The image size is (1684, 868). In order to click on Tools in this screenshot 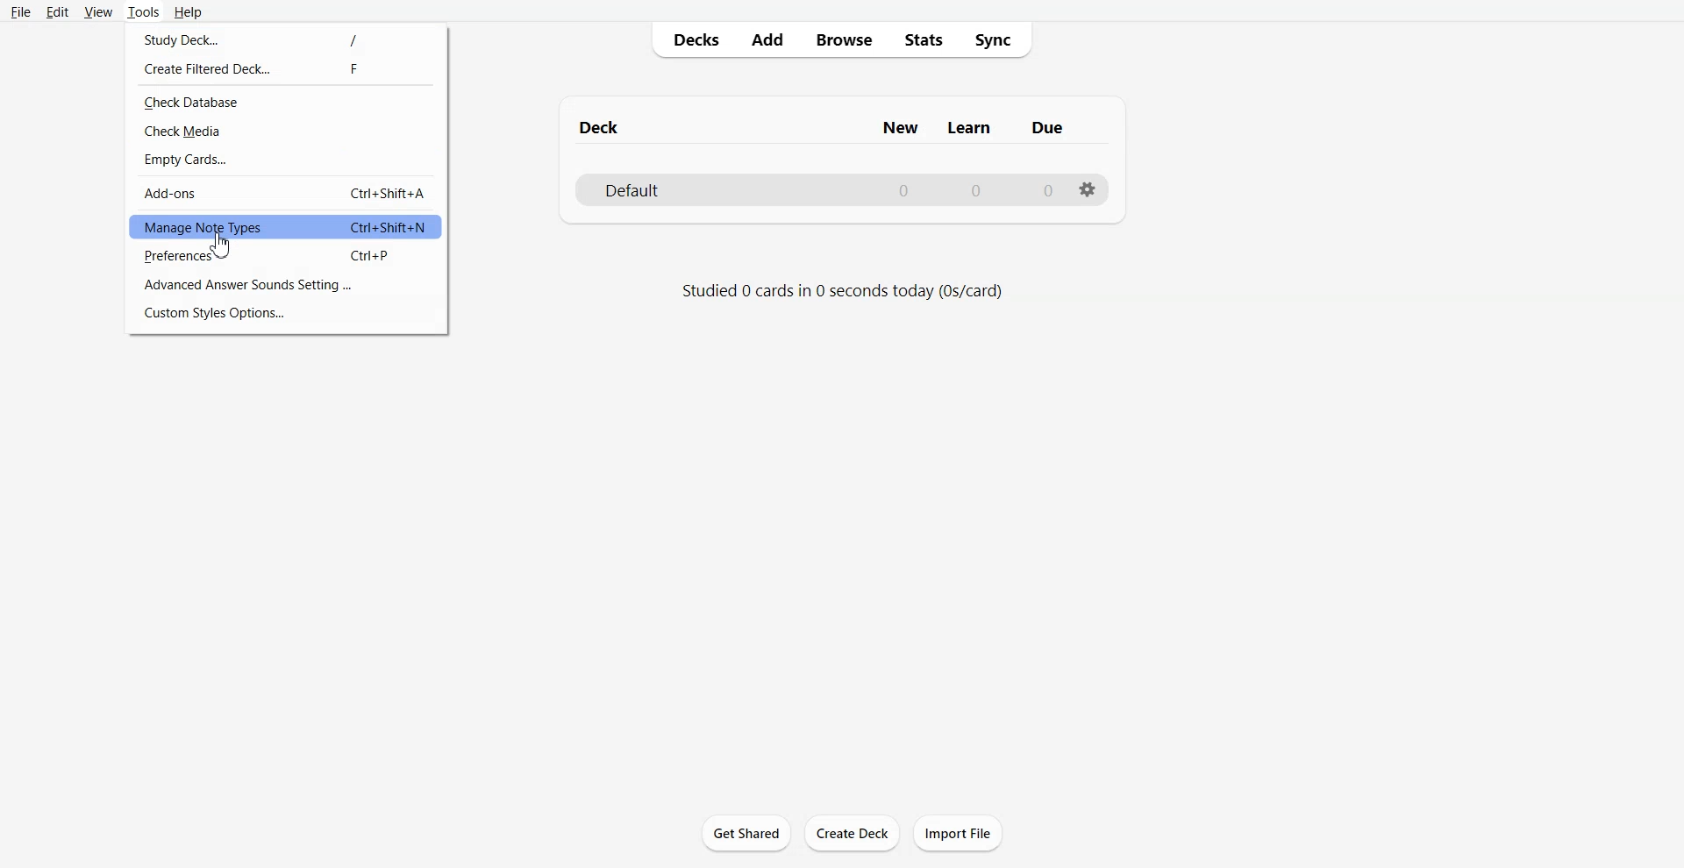, I will do `click(142, 12)`.